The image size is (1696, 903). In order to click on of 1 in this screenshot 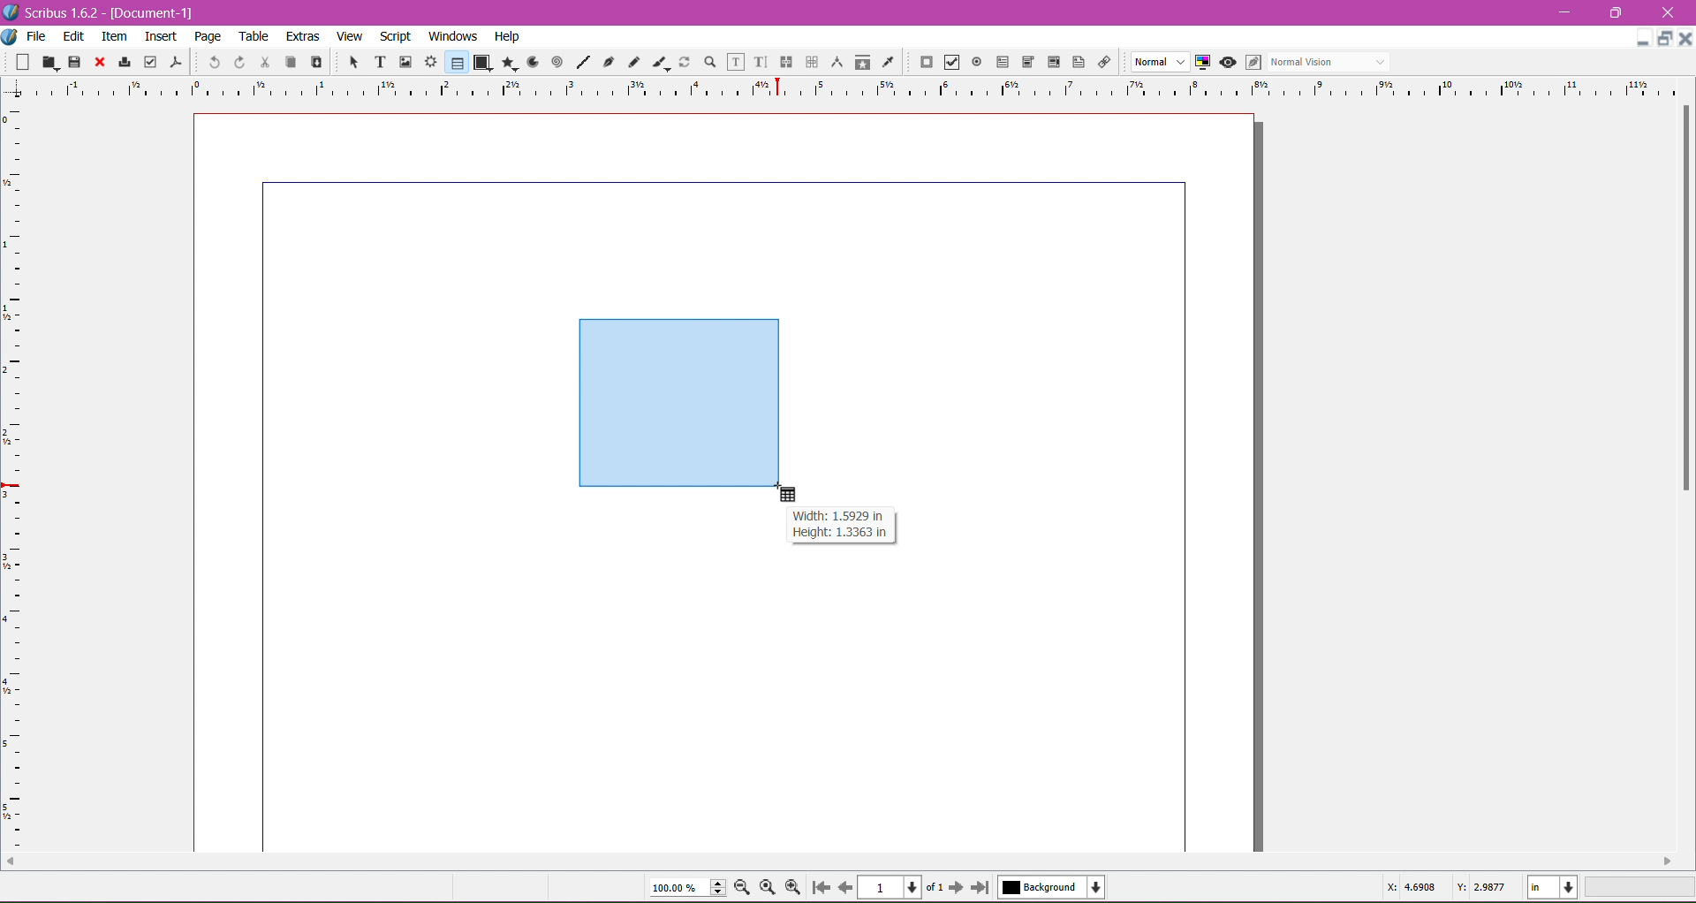, I will do `click(934, 885)`.